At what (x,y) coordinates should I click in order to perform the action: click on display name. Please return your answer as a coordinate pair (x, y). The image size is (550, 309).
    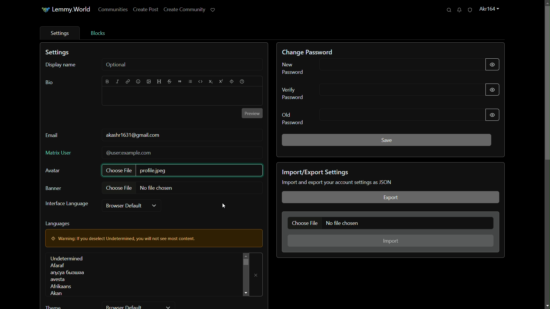
    Looking at the image, I should click on (60, 65).